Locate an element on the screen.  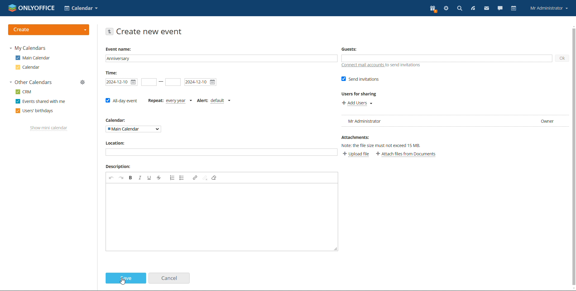
set alert is located at coordinates (209, 101).